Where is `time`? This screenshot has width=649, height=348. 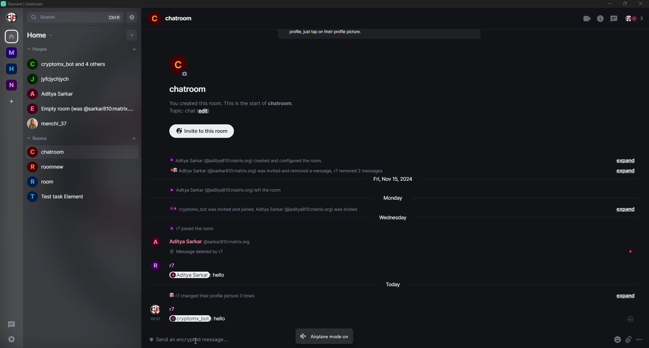
time is located at coordinates (156, 319).